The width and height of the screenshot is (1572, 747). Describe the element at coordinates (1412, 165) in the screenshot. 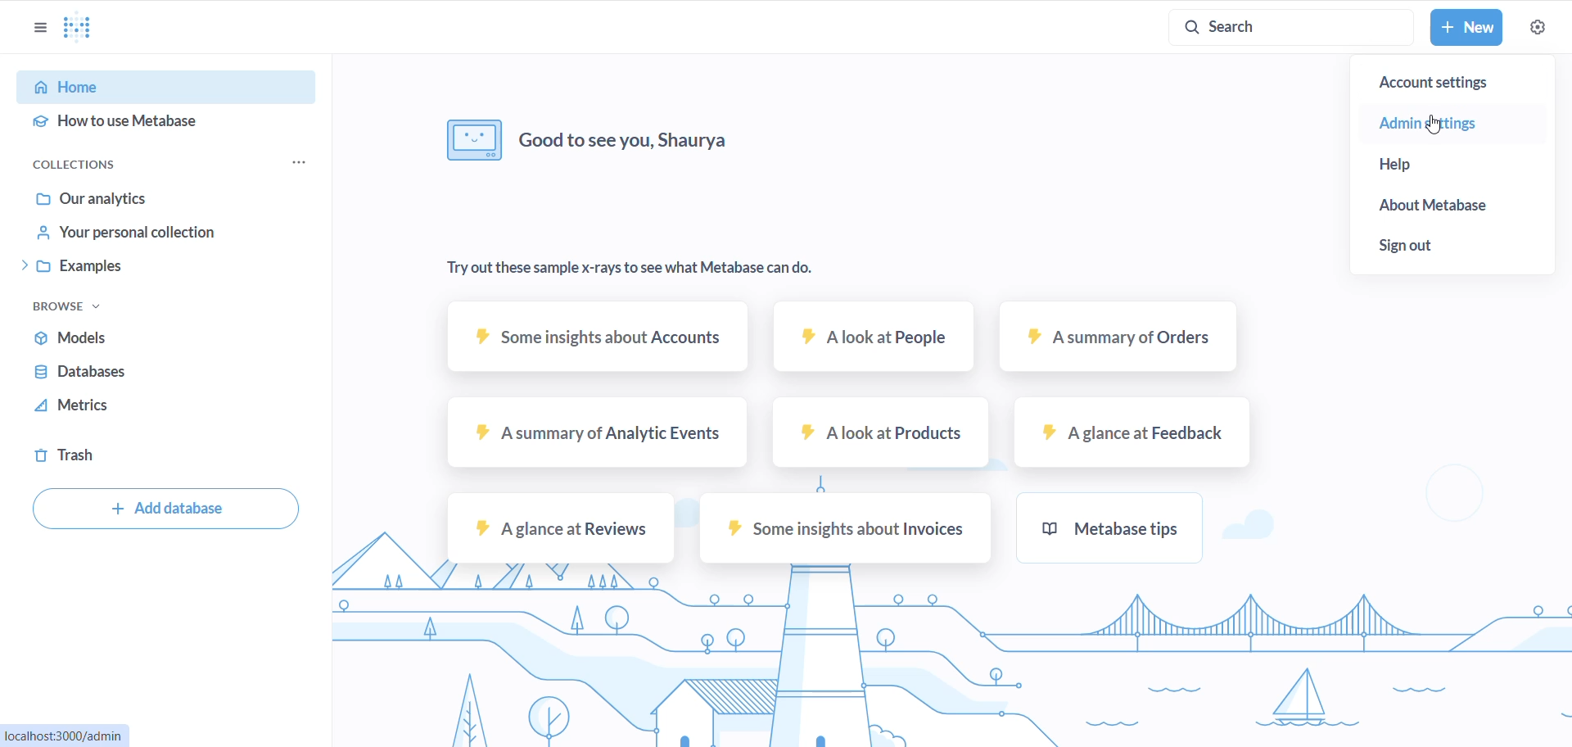

I see `help` at that location.